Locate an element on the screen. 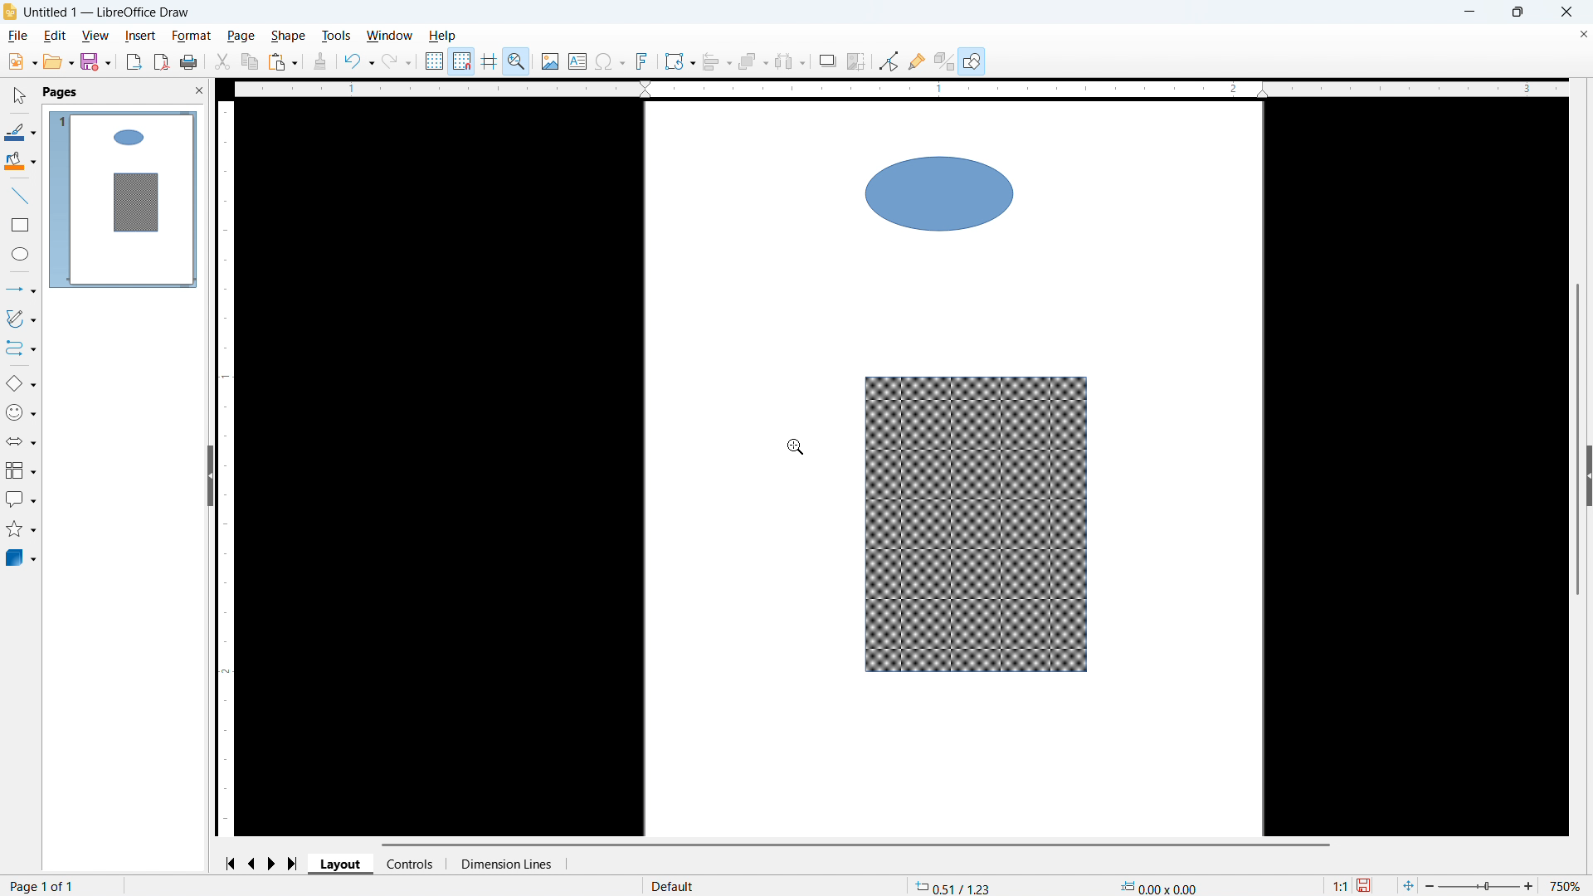 This screenshot has width=1593, height=896. Next page  is located at coordinates (275, 863).